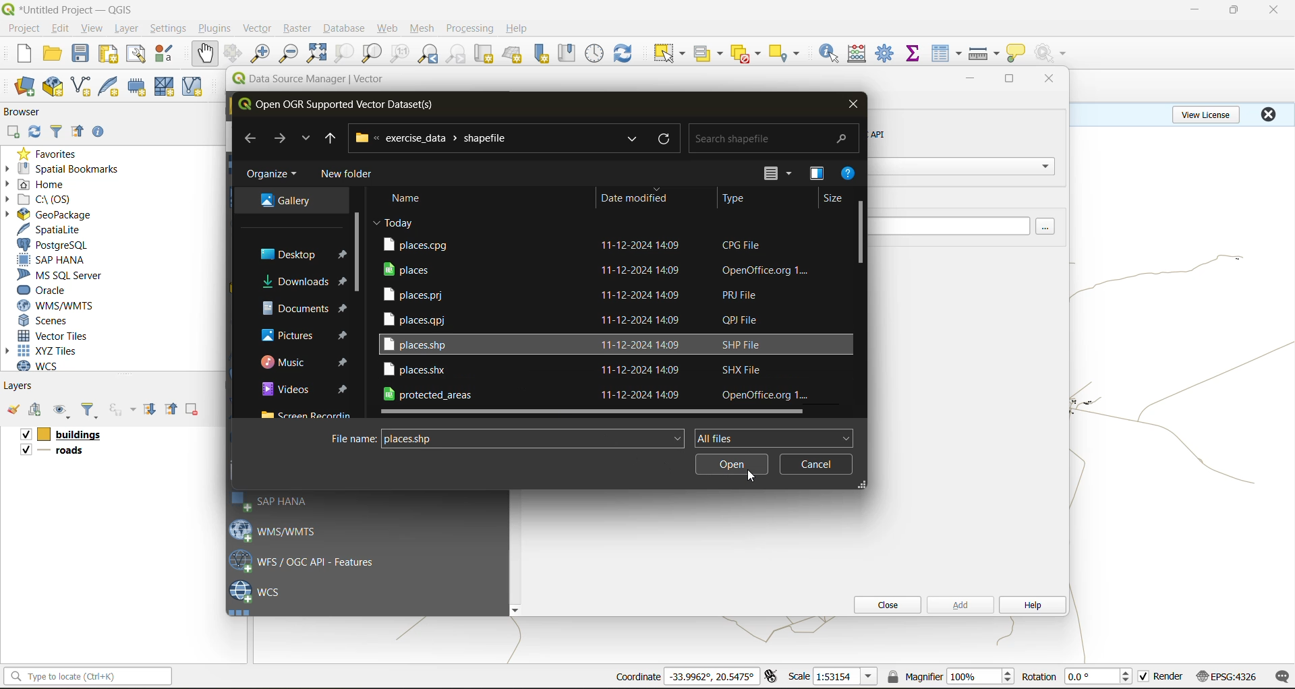  I want to click on scale, so click(844, 677).